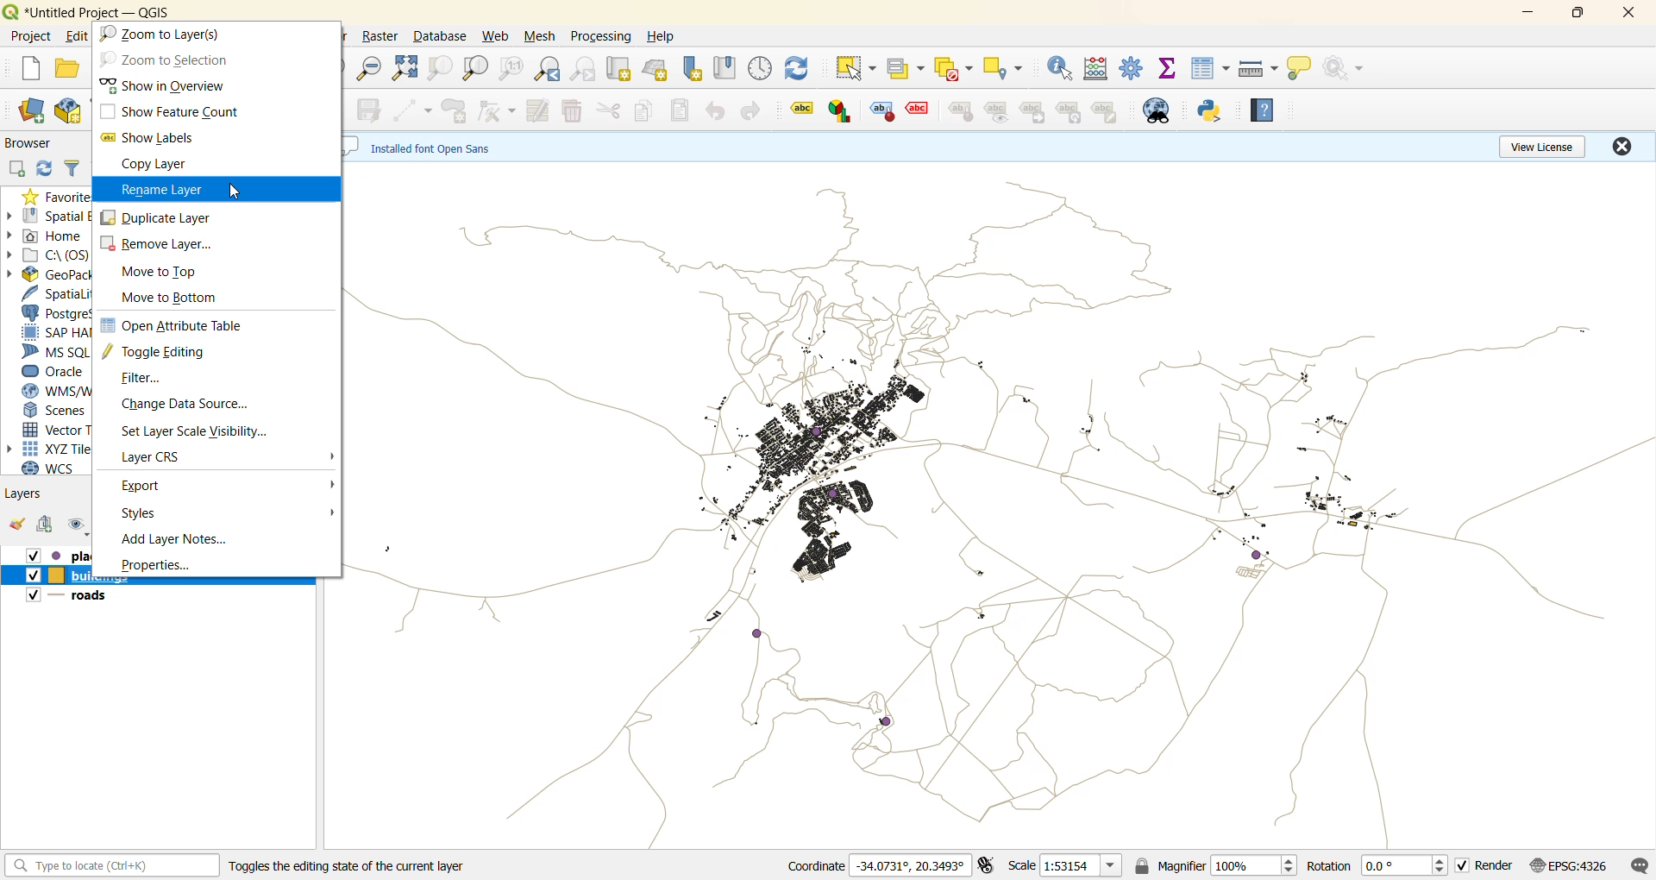 The width and height of the screenshot is (1656, 880). What do you see at coordinates (604, 34) in the screenshot?
I see `processing` at bounding box center [604, 34].